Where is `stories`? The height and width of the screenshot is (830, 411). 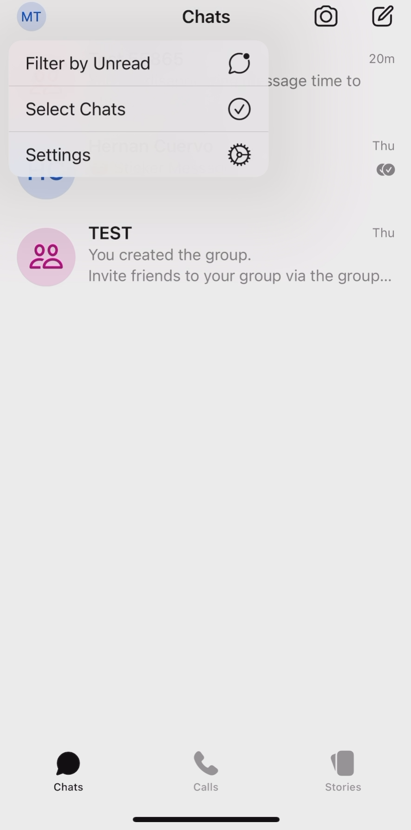 stories is located at coordinates (345, 773).